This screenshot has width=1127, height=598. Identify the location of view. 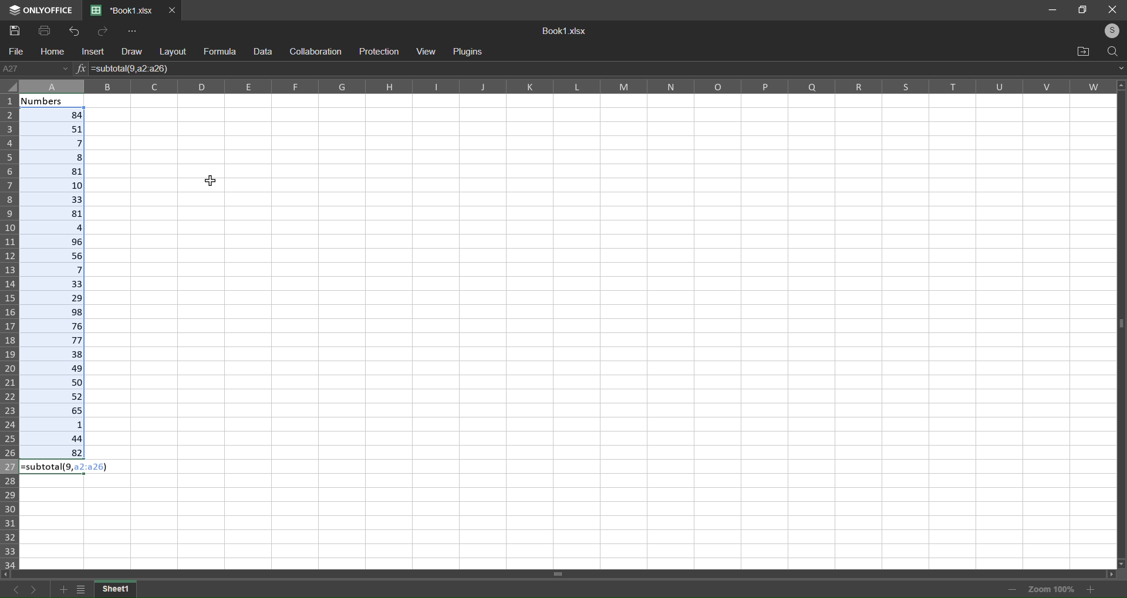
(425, 53).